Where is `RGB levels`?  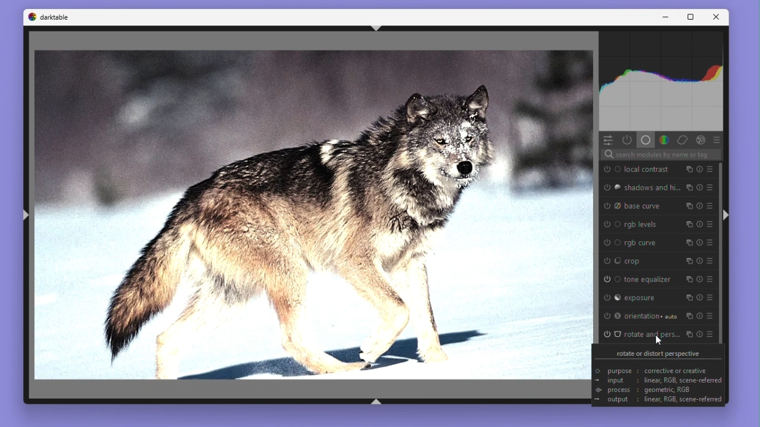 RGB levels is located at coordinates (657, 226).